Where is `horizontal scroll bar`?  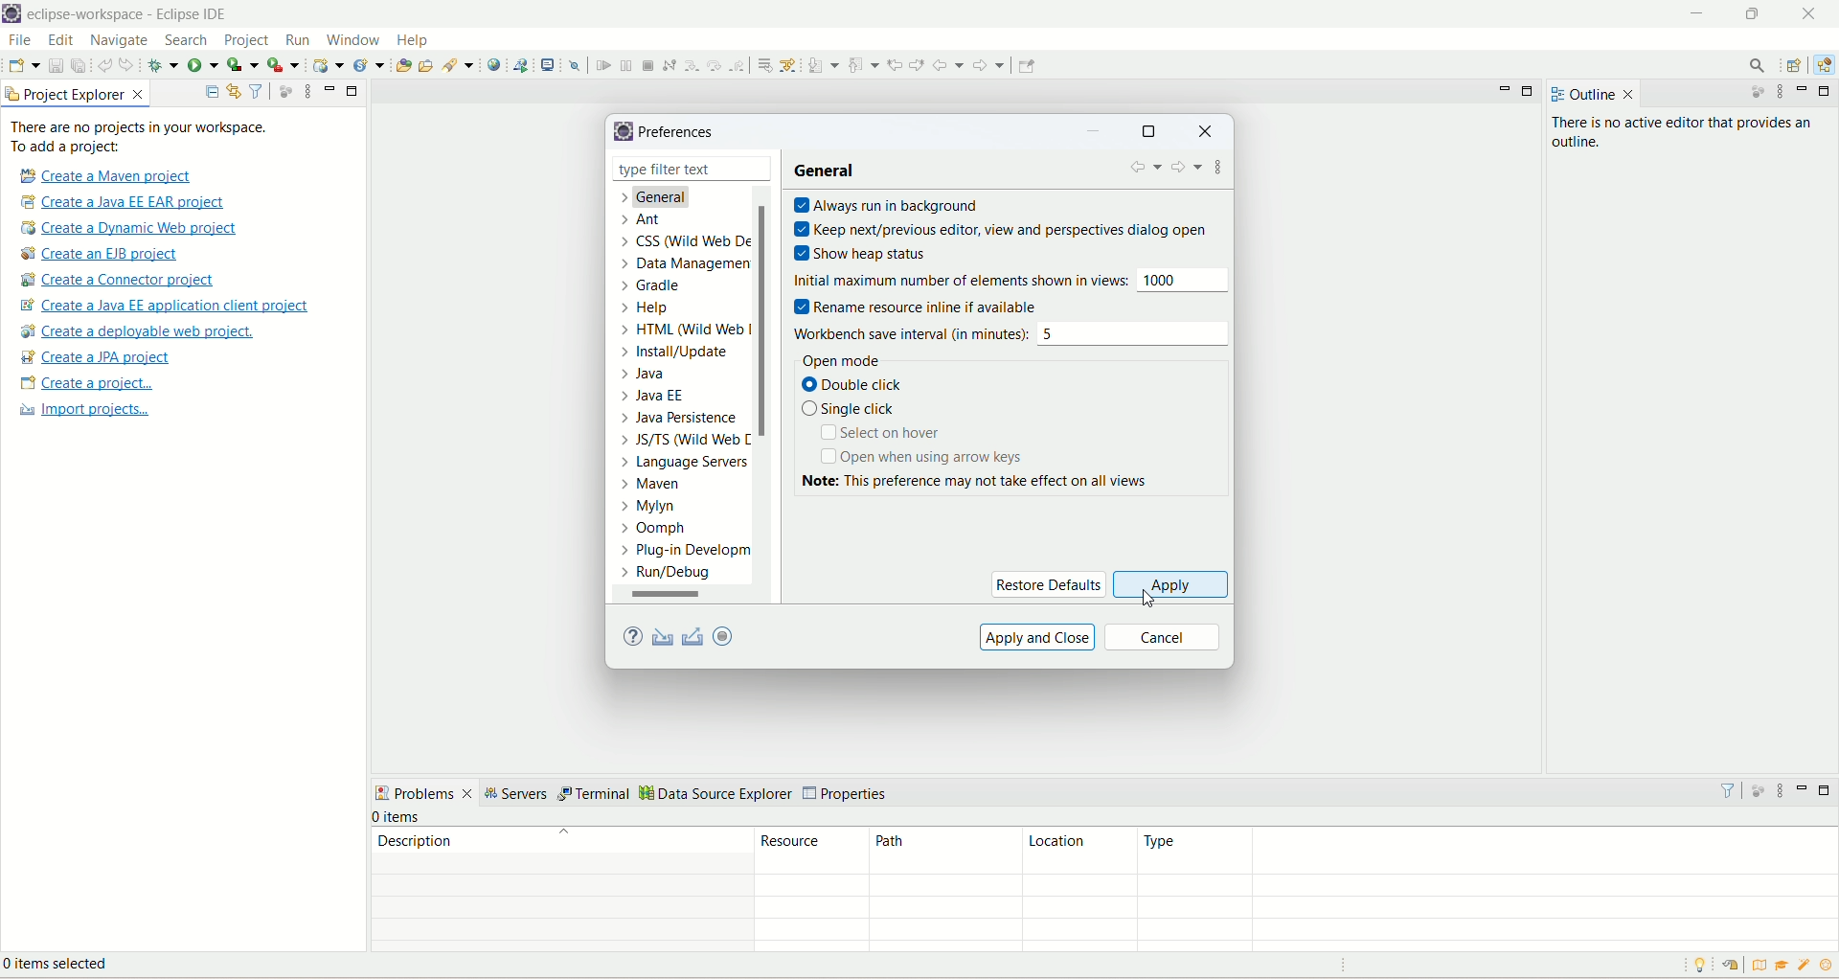
horizontal scroll bar is located at coordinates (680, 595).